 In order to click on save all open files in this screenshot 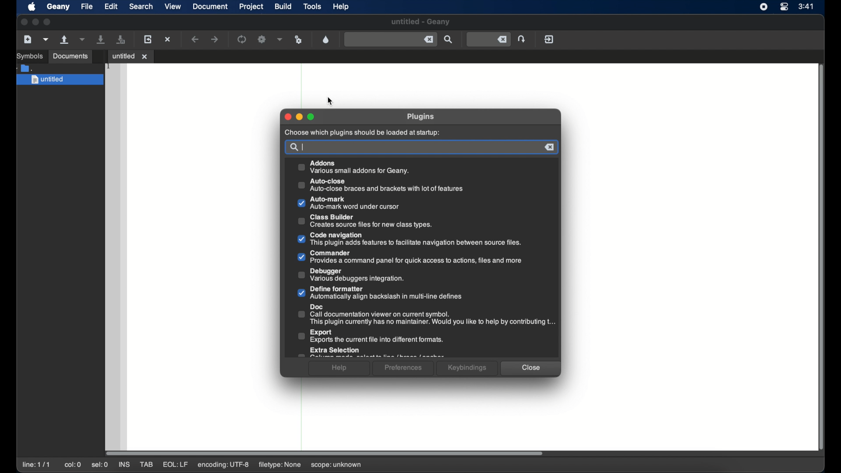, I will do `click(122, 39)`.